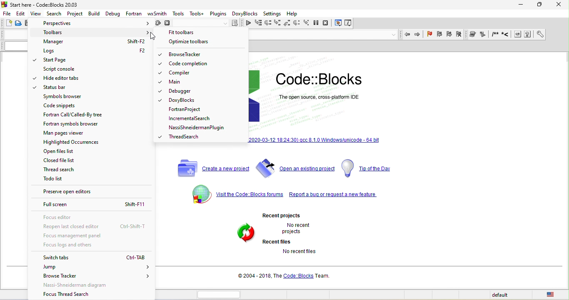 This screenshot has width=569, height=300. Describe the element at coordinates (95, 23) in the screenshot. I see `perspectives` at that location.